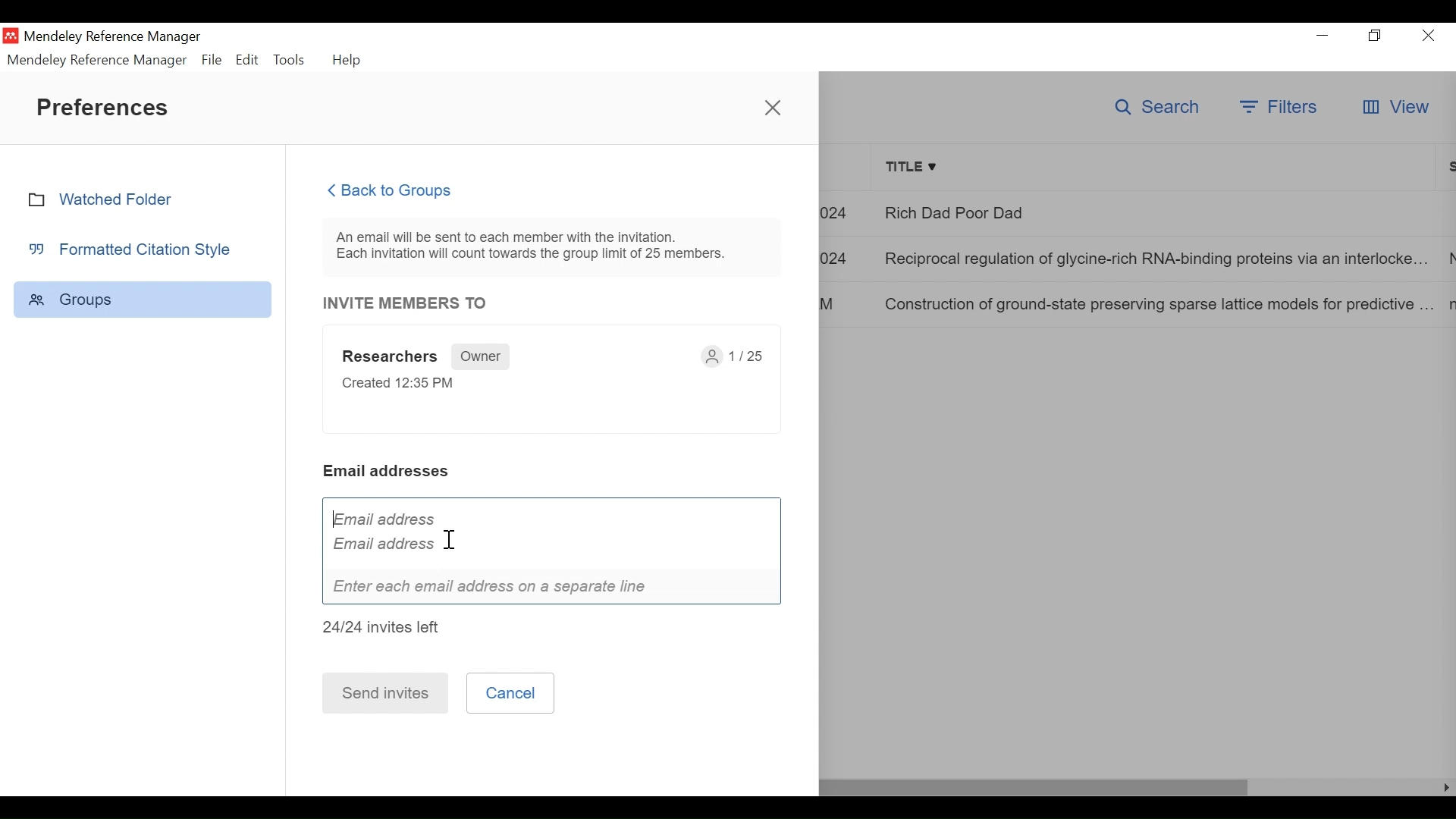  Describe the element at coordinates (388, 470) in the screenshot. I see `Email addresses` at that location.